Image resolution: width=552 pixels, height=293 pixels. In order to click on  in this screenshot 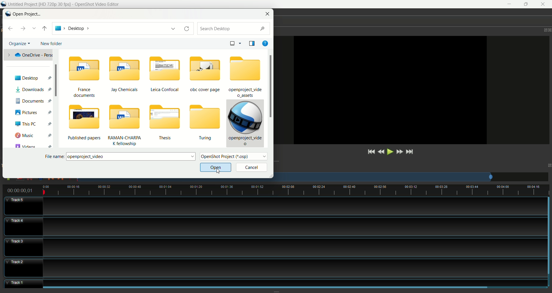, I will do `click(294, 279)`.